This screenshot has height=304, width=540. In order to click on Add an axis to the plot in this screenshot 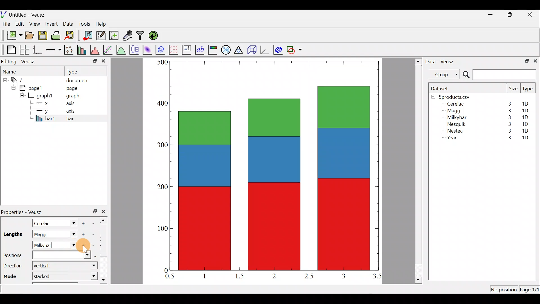, I will do `click(55, 50)`.